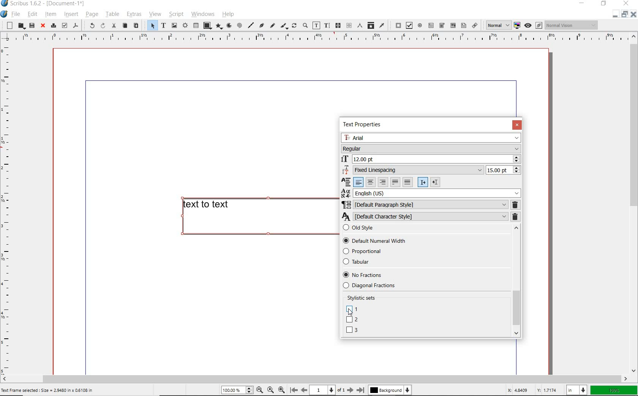  I want to click on Diagonal fractions, so click(381, 285).